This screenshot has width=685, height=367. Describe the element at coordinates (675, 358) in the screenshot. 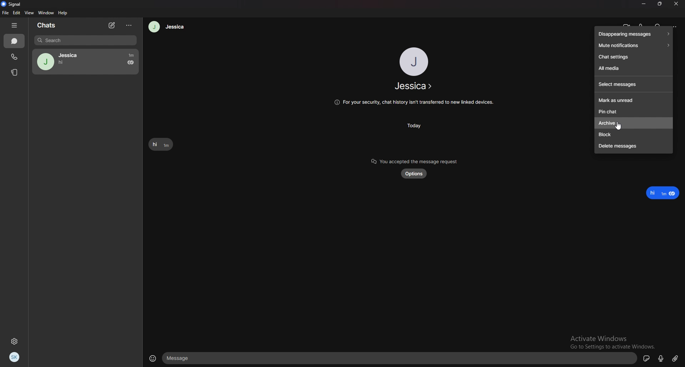

I see `Add attachments` at that location.